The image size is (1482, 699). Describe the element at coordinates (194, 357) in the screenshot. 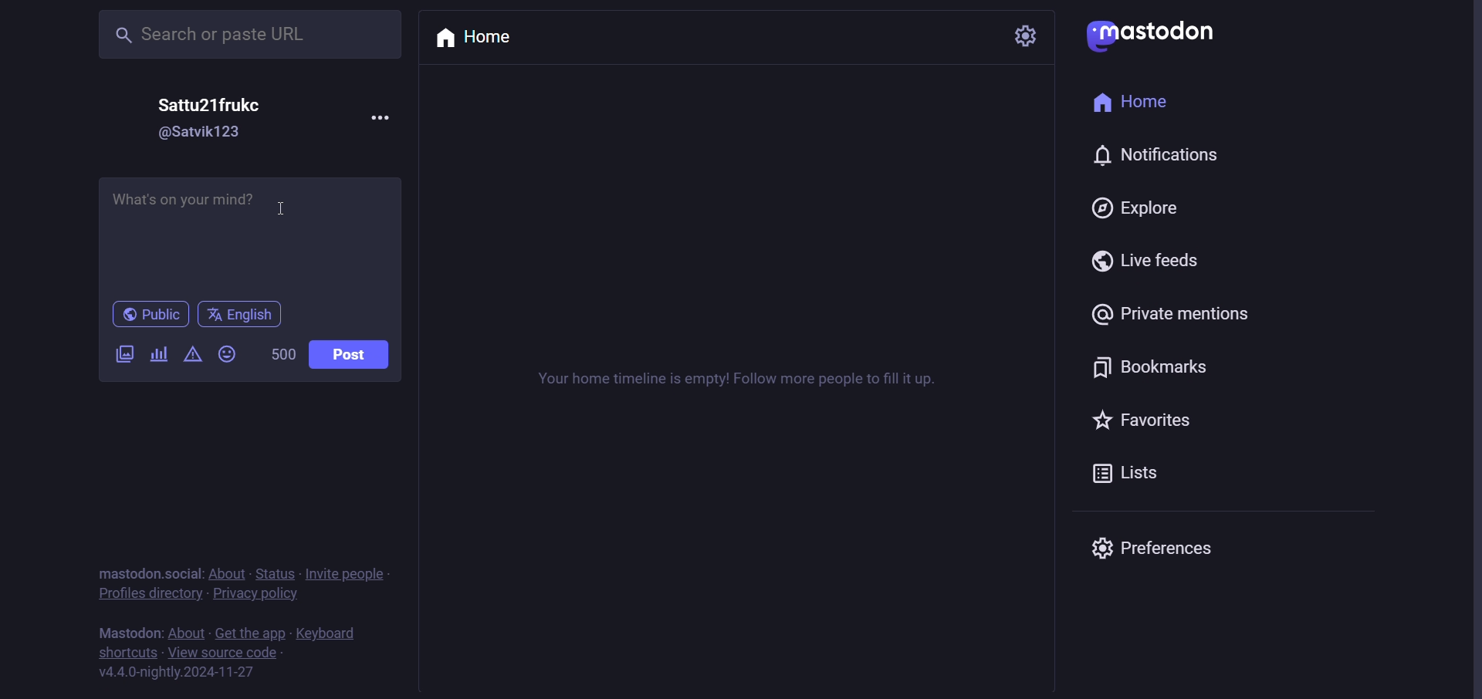

I see `content warning` at that location.